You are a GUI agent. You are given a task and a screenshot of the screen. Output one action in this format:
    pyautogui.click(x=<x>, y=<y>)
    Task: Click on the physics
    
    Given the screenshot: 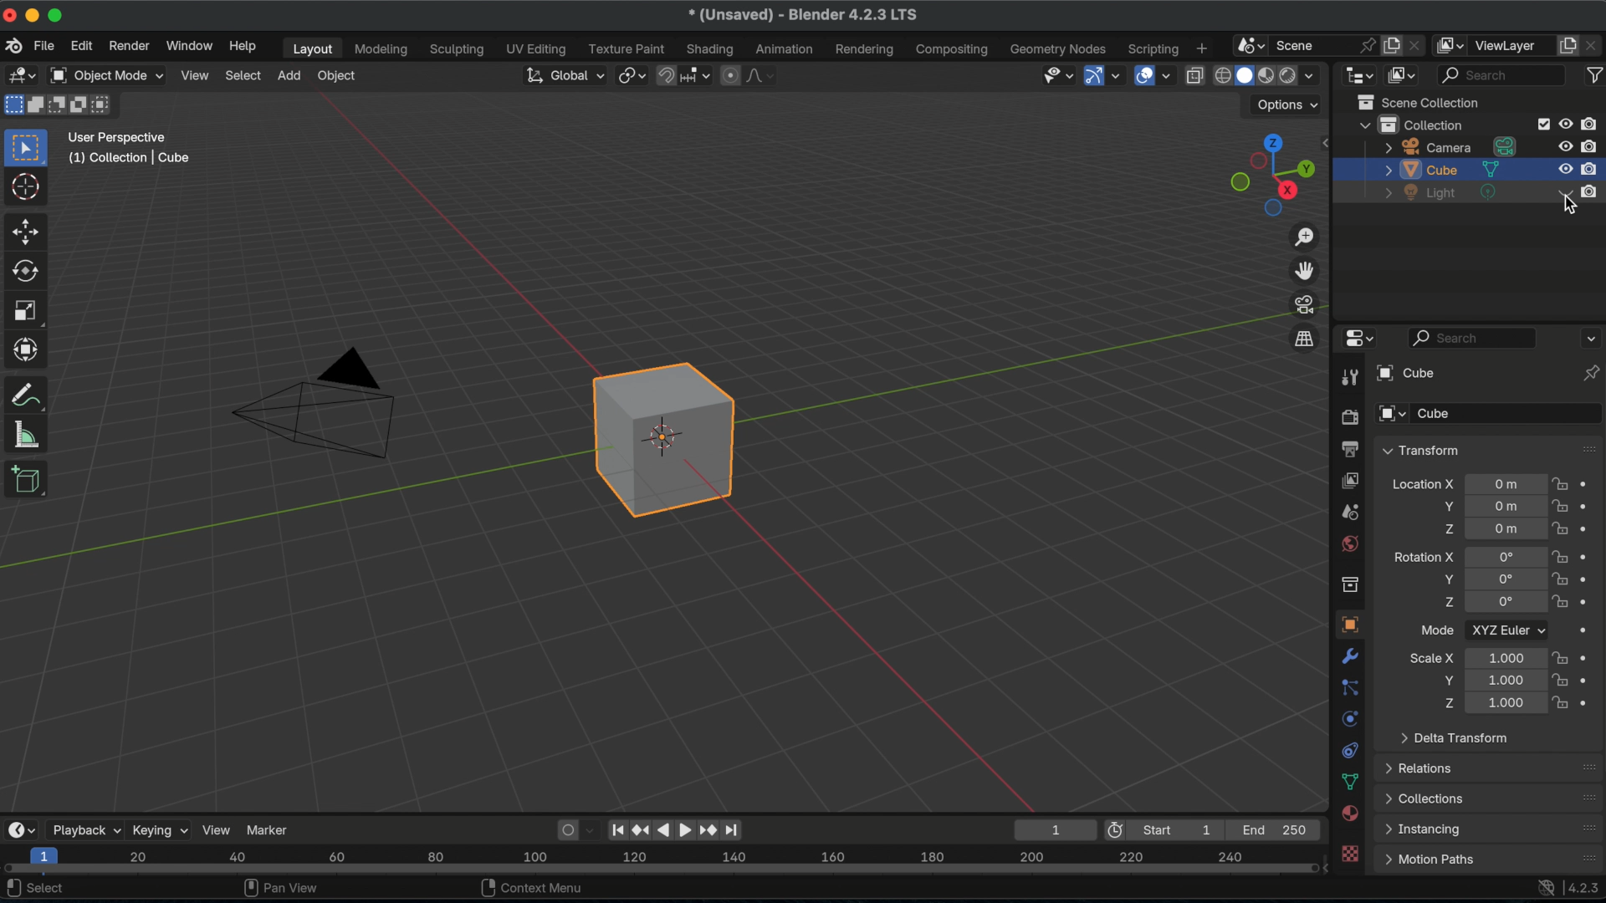 What is the action you would take?
    pyautogui.click(x=1349, y=717)
    